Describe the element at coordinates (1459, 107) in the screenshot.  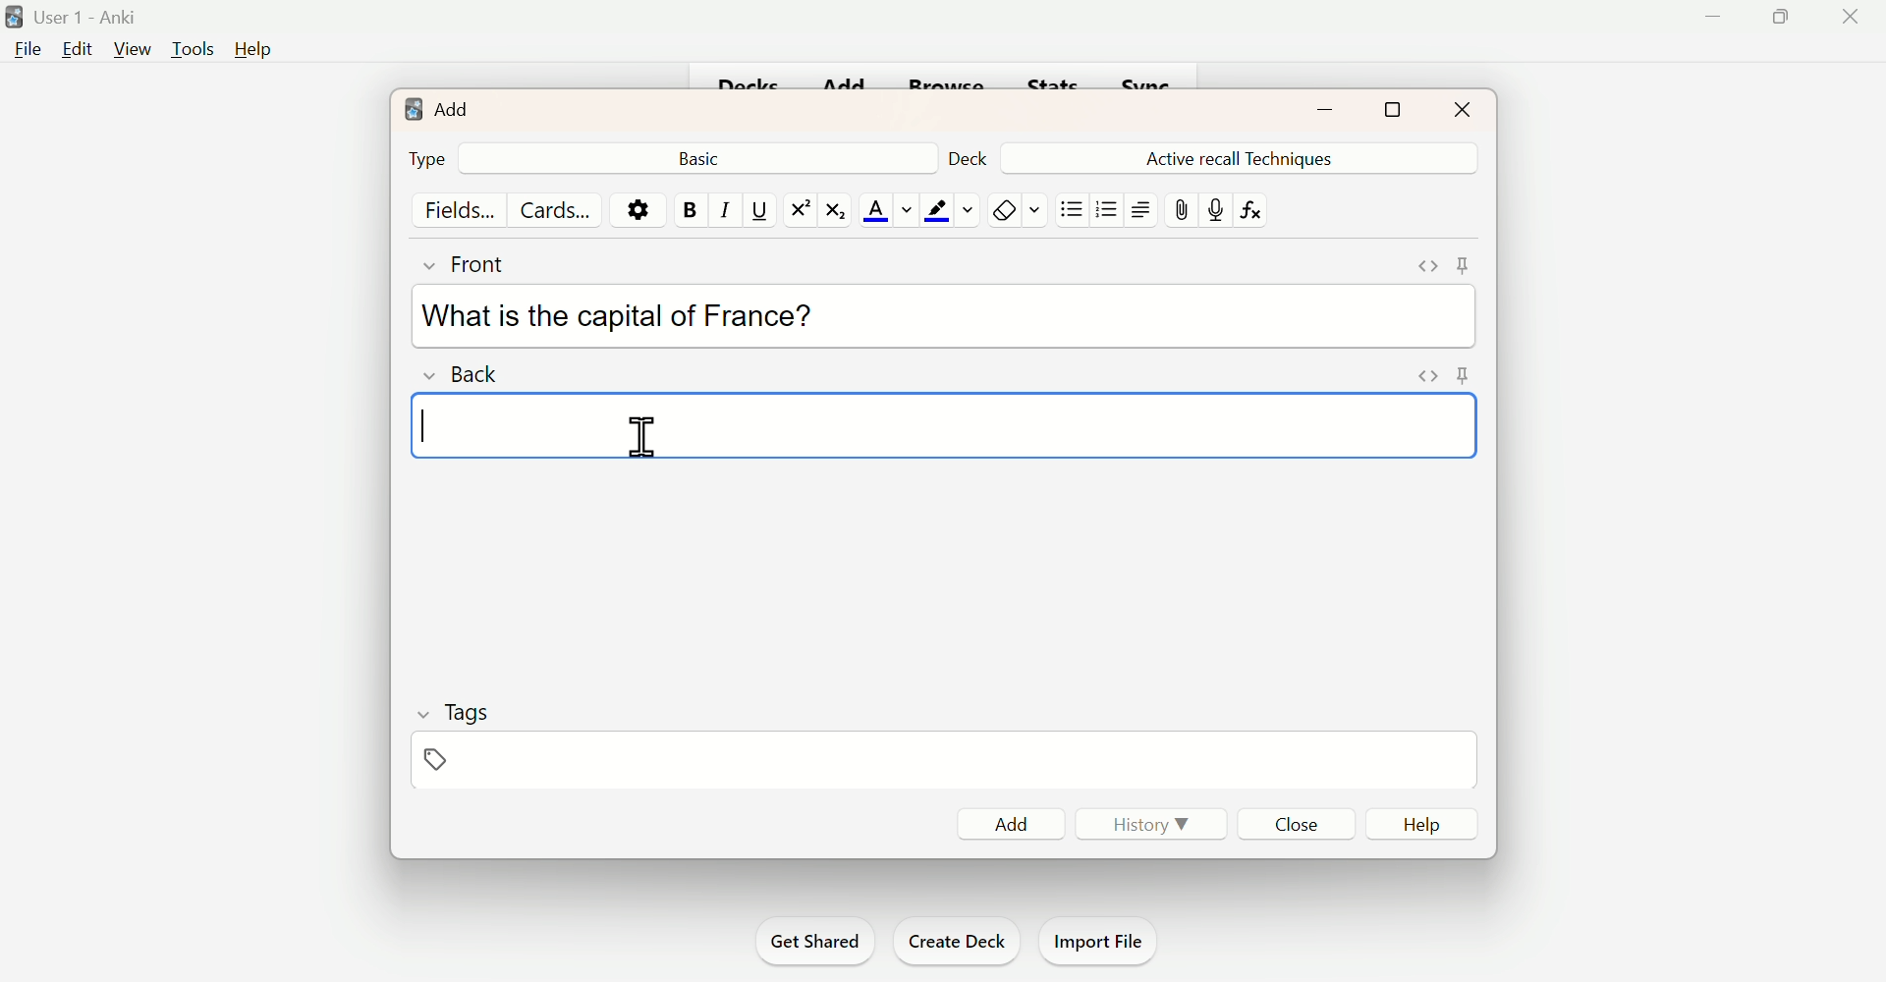
I see `Close` at that location.